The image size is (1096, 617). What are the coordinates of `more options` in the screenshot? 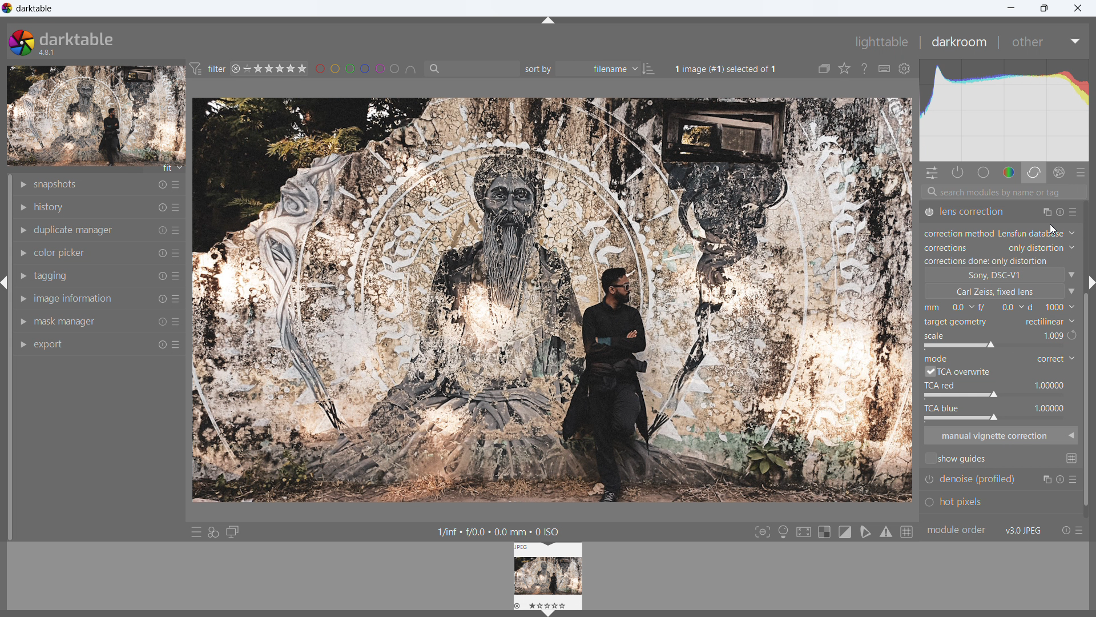 It's located at (178, 206).